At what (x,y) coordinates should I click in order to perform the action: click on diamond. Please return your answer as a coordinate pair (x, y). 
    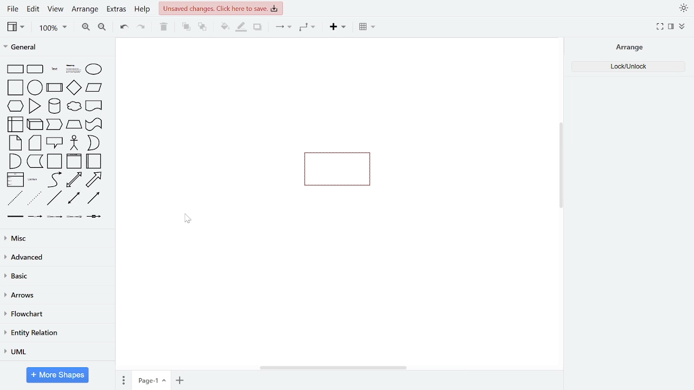
    Looking at the image, I should click on (74, 87).